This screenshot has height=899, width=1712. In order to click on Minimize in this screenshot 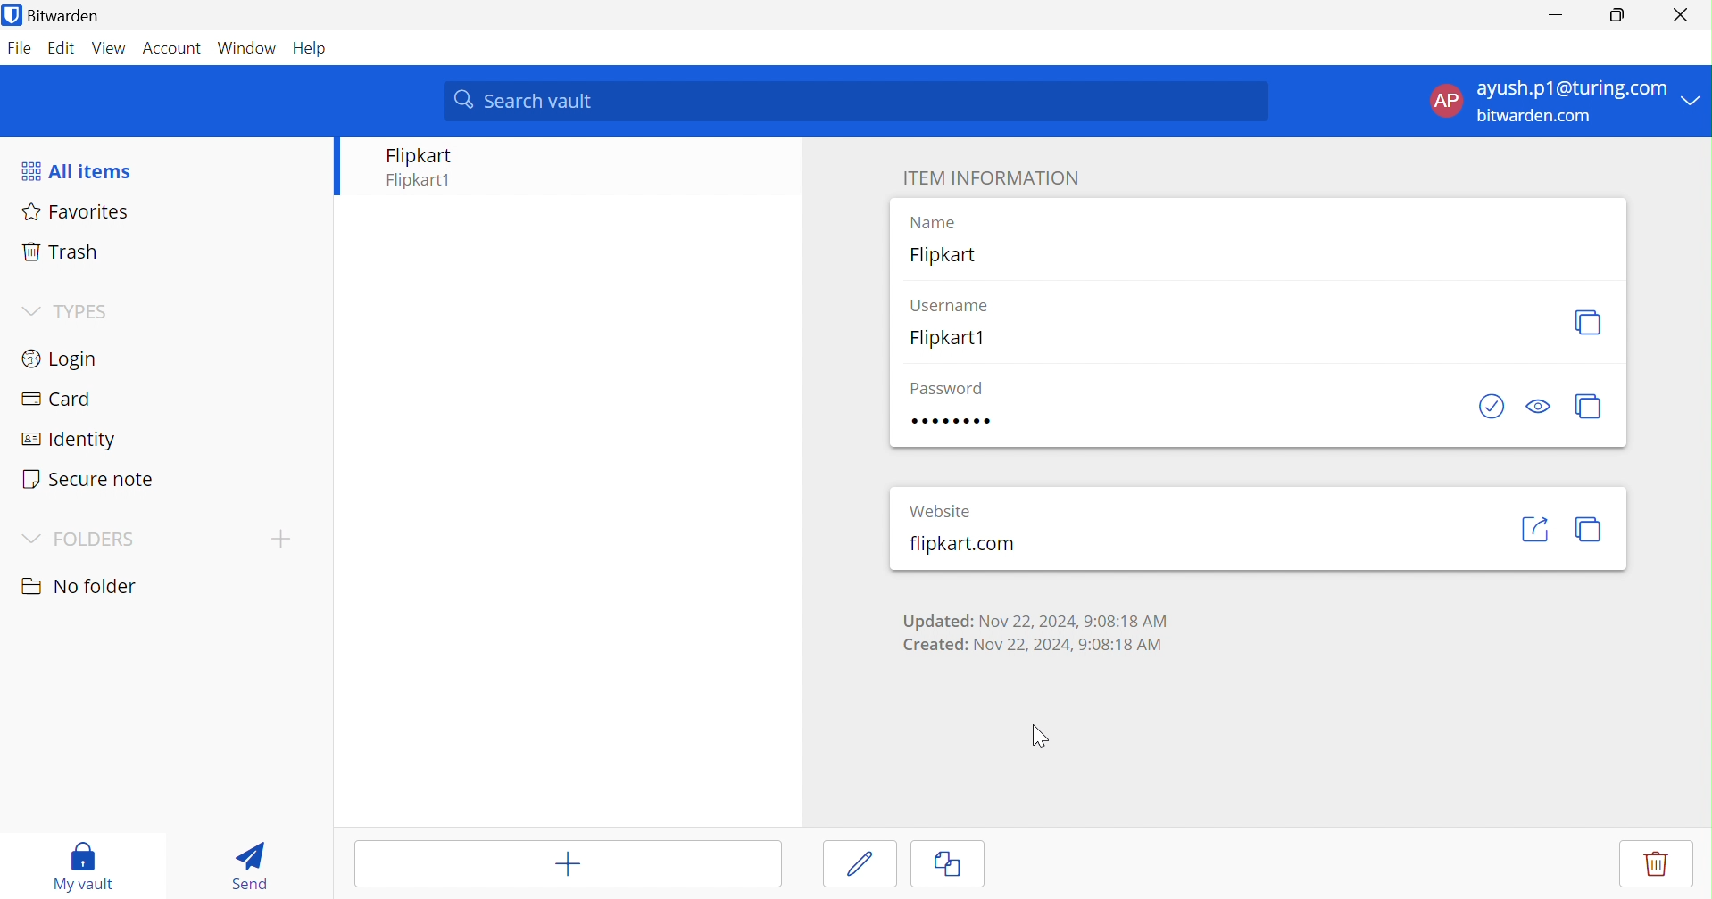, I will do `click(1552, 14)`.